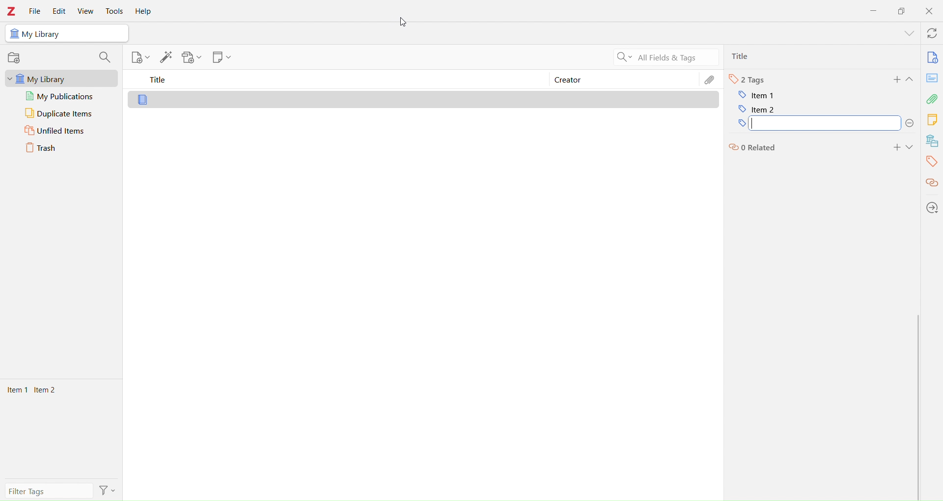 The width and height of the screenshot is (943, 501). Describe the element at coordinates (399, 22) in the screenshot. I see `cursor` at that location.